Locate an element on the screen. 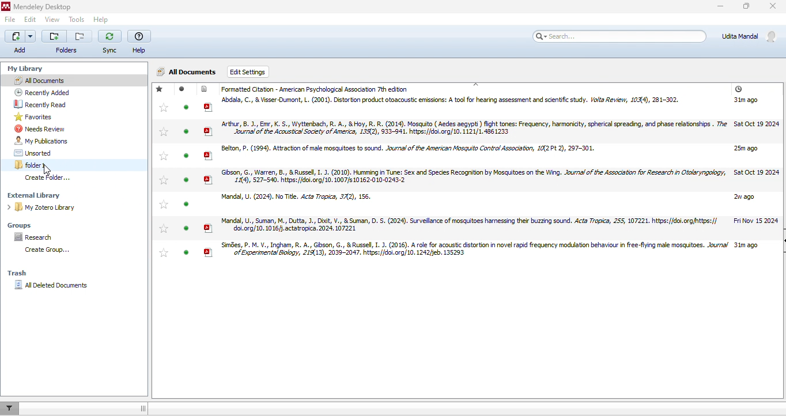  read / unread is located at coordinates (186, 170).